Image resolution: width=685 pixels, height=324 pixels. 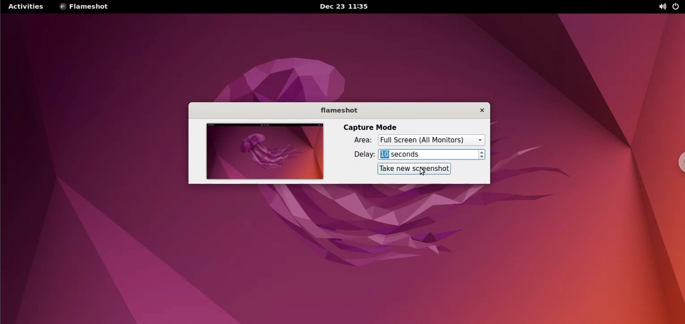 I want to click on activities, so click(x=26, y=6).